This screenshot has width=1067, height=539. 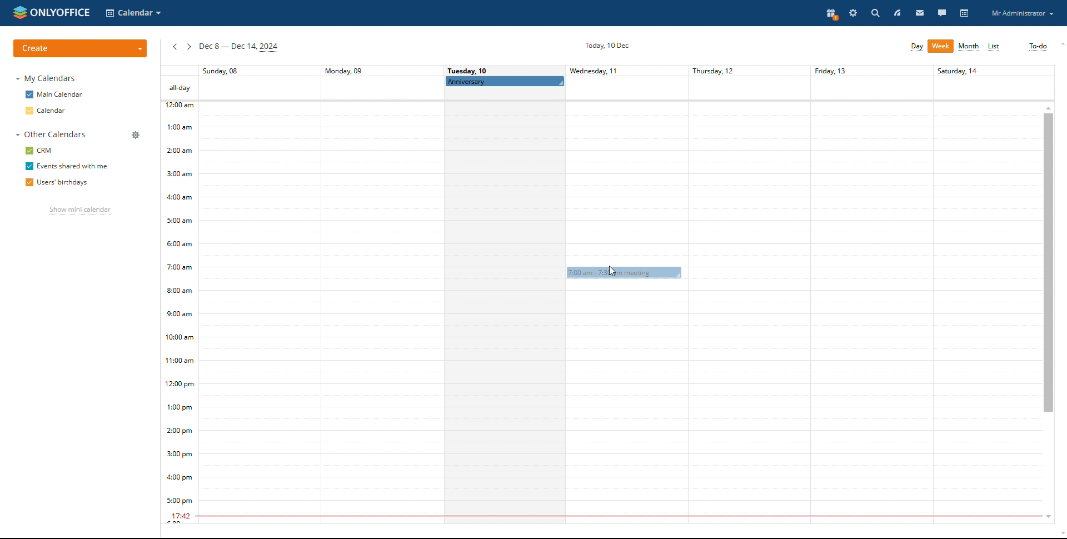 What do you see at coordinates (605, 45) in the screenshot?
I see `Today 10 dec` at bounding box center [605, 45].